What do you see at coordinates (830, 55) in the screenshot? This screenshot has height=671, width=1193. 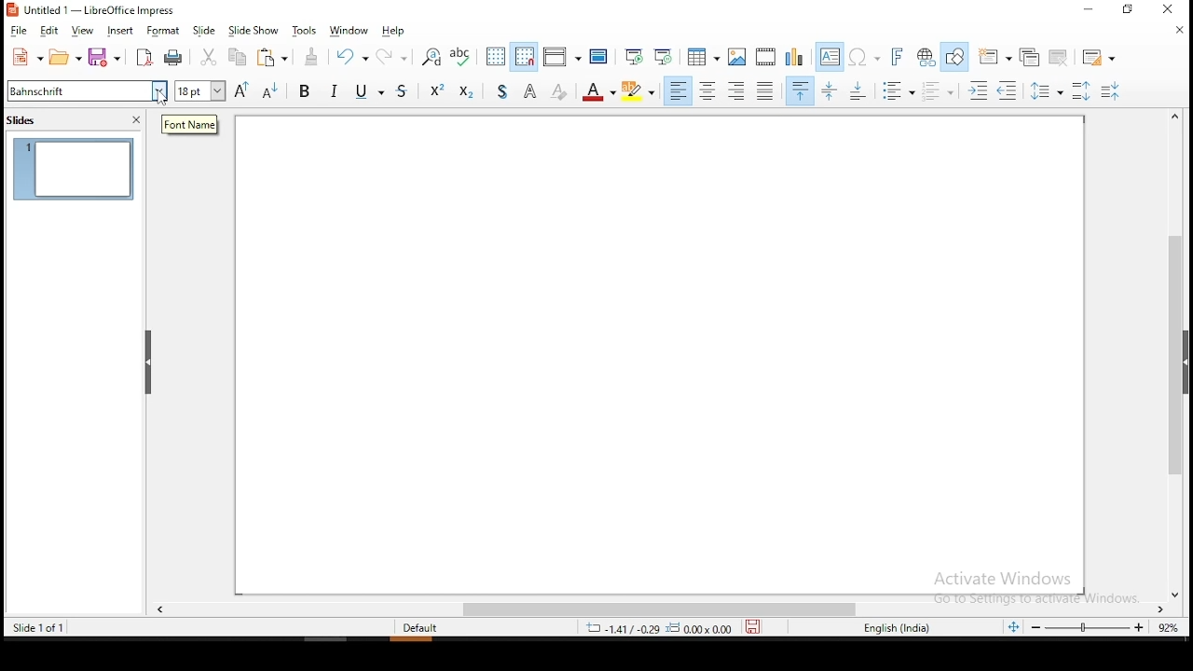 I see `text box` at bounding box center [830, 55].